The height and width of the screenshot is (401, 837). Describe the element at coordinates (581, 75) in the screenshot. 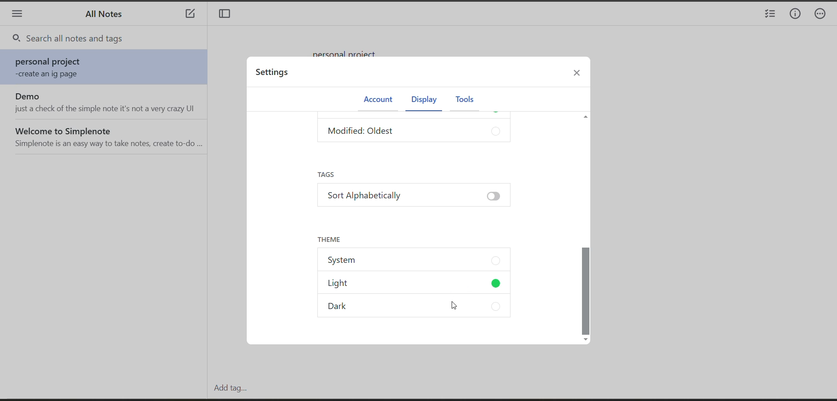

I see `close` at that location.